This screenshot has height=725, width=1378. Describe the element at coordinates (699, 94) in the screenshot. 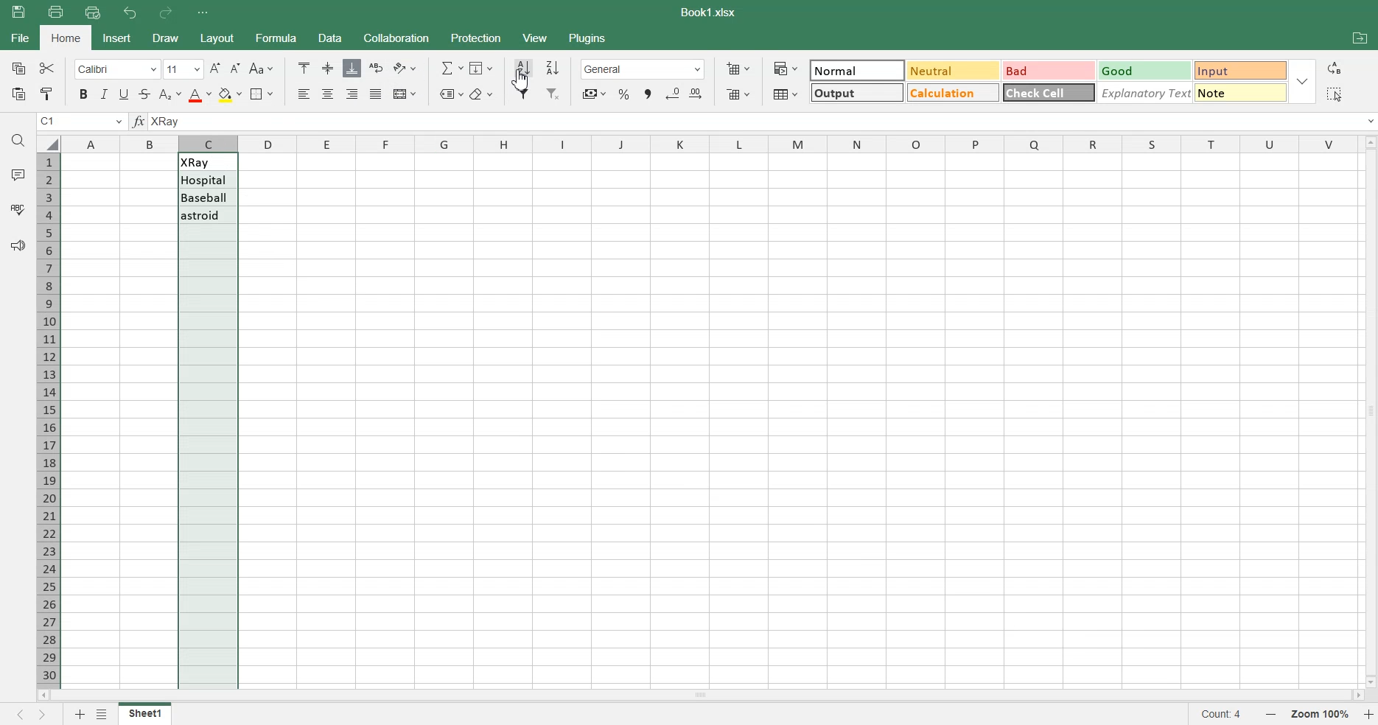

I see `Increase Decimal` at that location.